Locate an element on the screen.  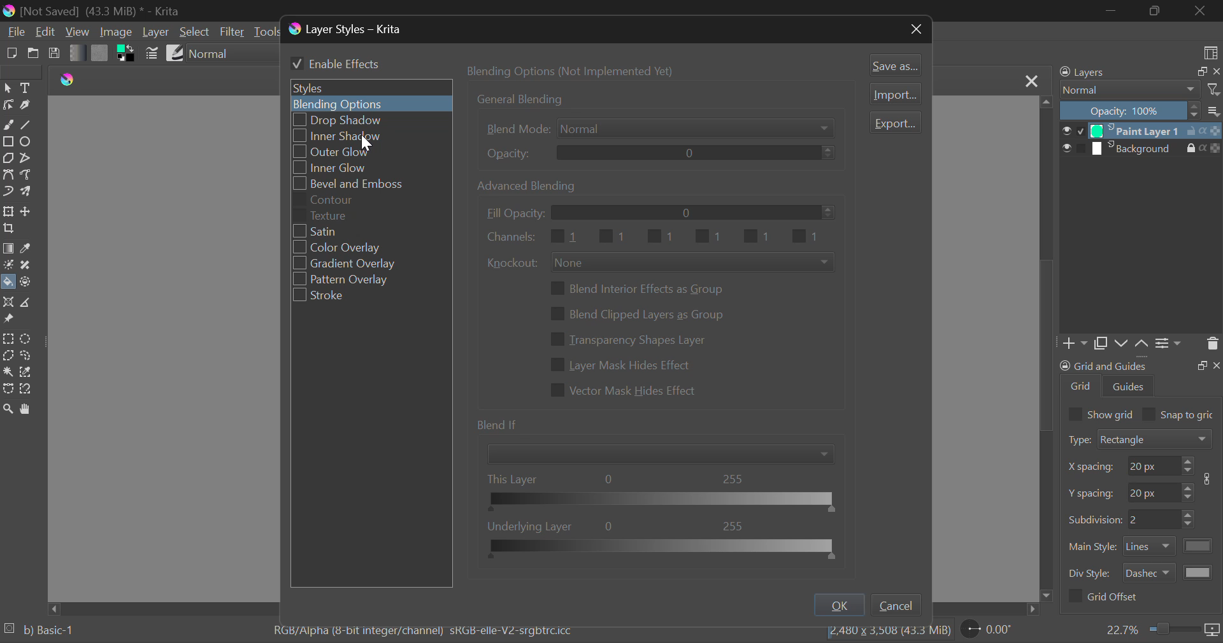
Enclose and Fill is located at coordinates (27, 283).